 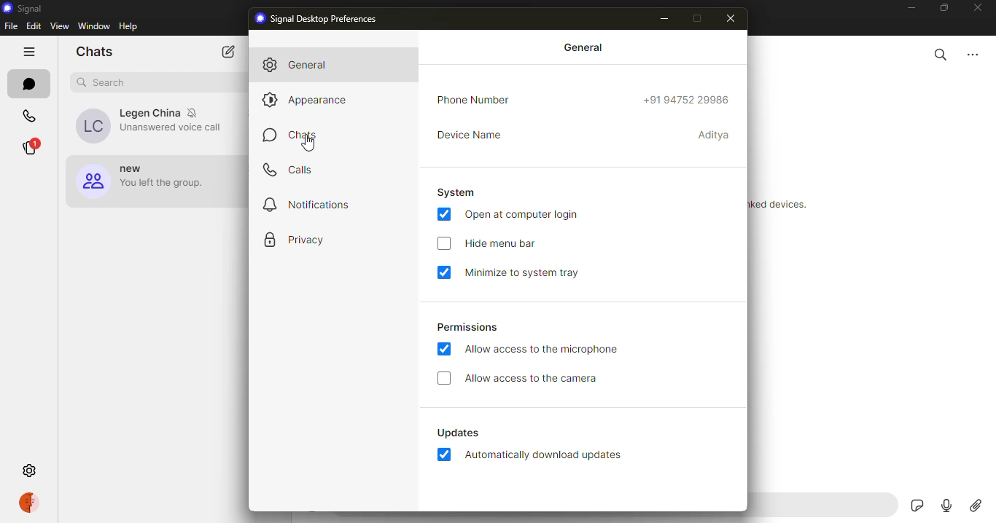 What do you see at coordinates (911, 9) in the screenshot?
I see `minimize` at bounding box center [911, 9].